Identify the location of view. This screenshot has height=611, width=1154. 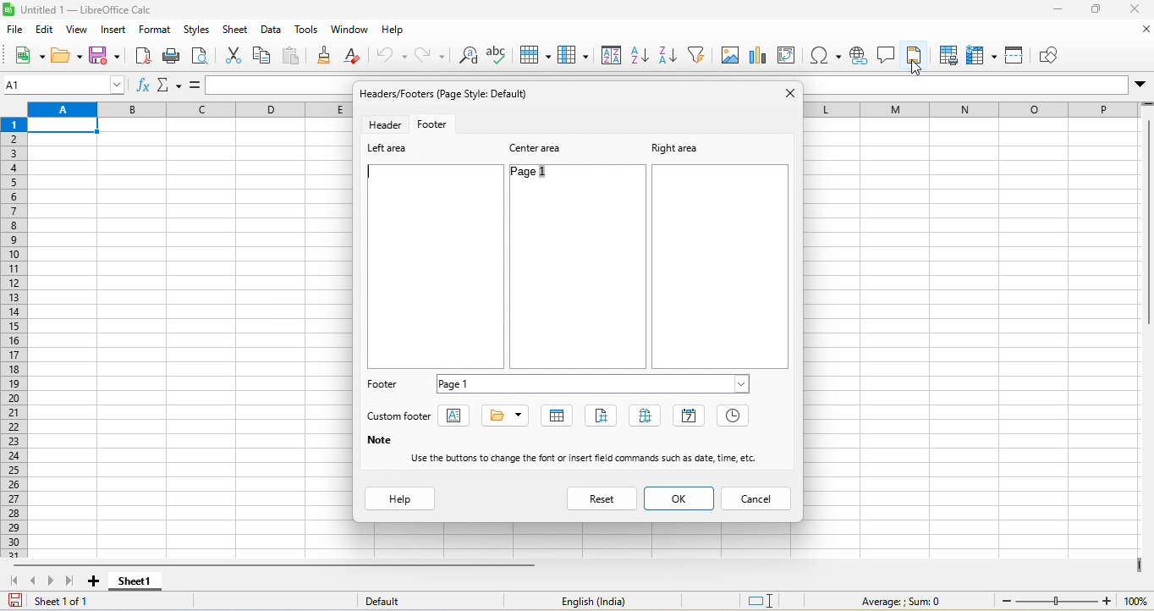
(76, 31).